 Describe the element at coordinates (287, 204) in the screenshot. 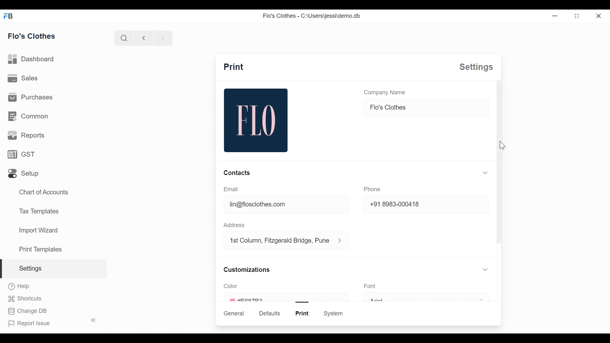

I see `lin@floclothes.com` at that location.